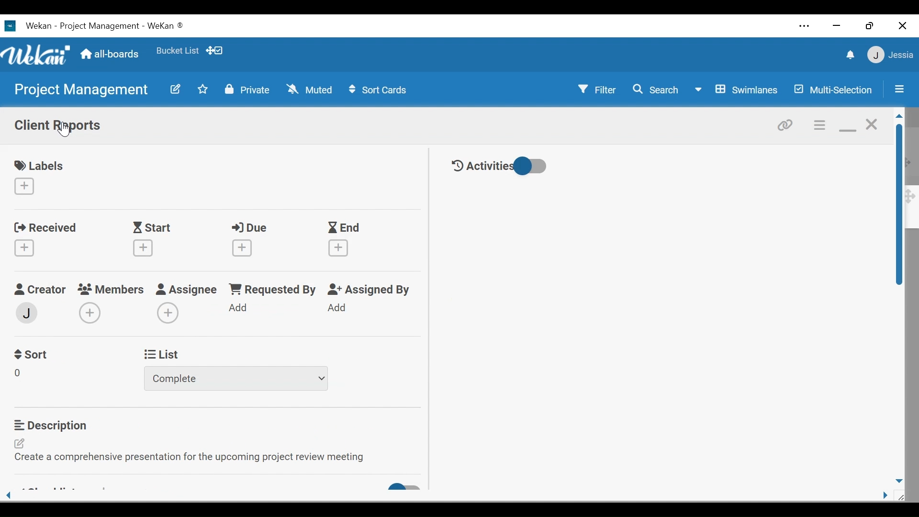  I want to click on Restore, so click(869, 26).